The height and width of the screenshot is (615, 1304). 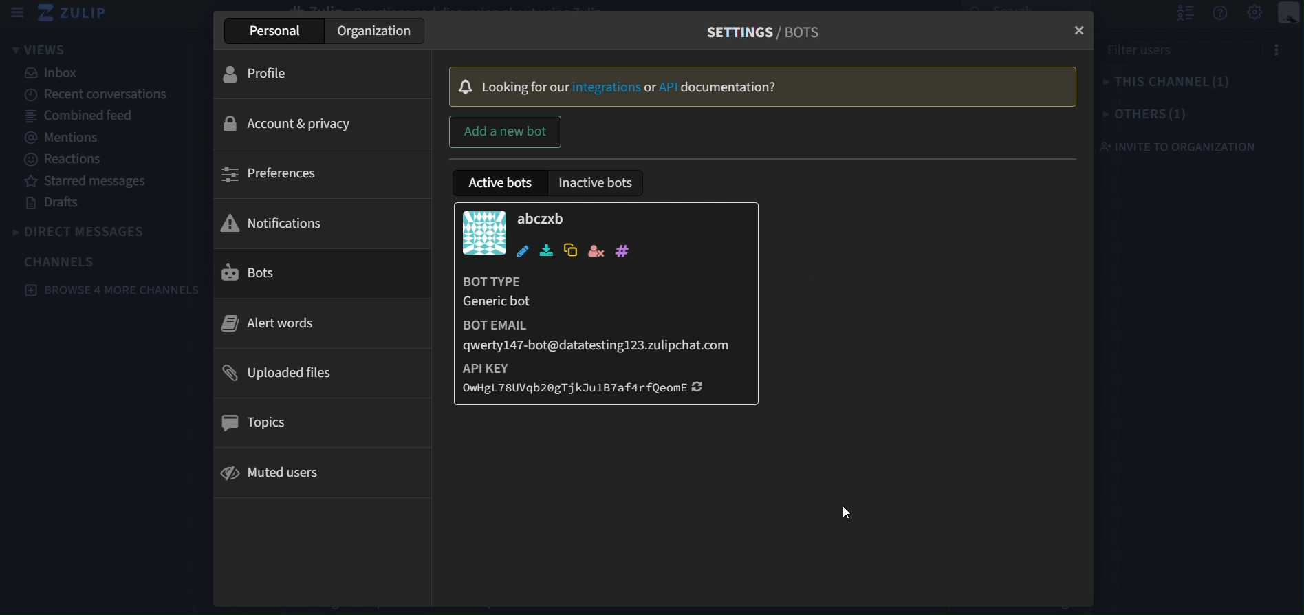 What do you see at coordinates (115, 290) in the screenshot?
I see `browse 4 more channels` at bounding box center [115, 290].